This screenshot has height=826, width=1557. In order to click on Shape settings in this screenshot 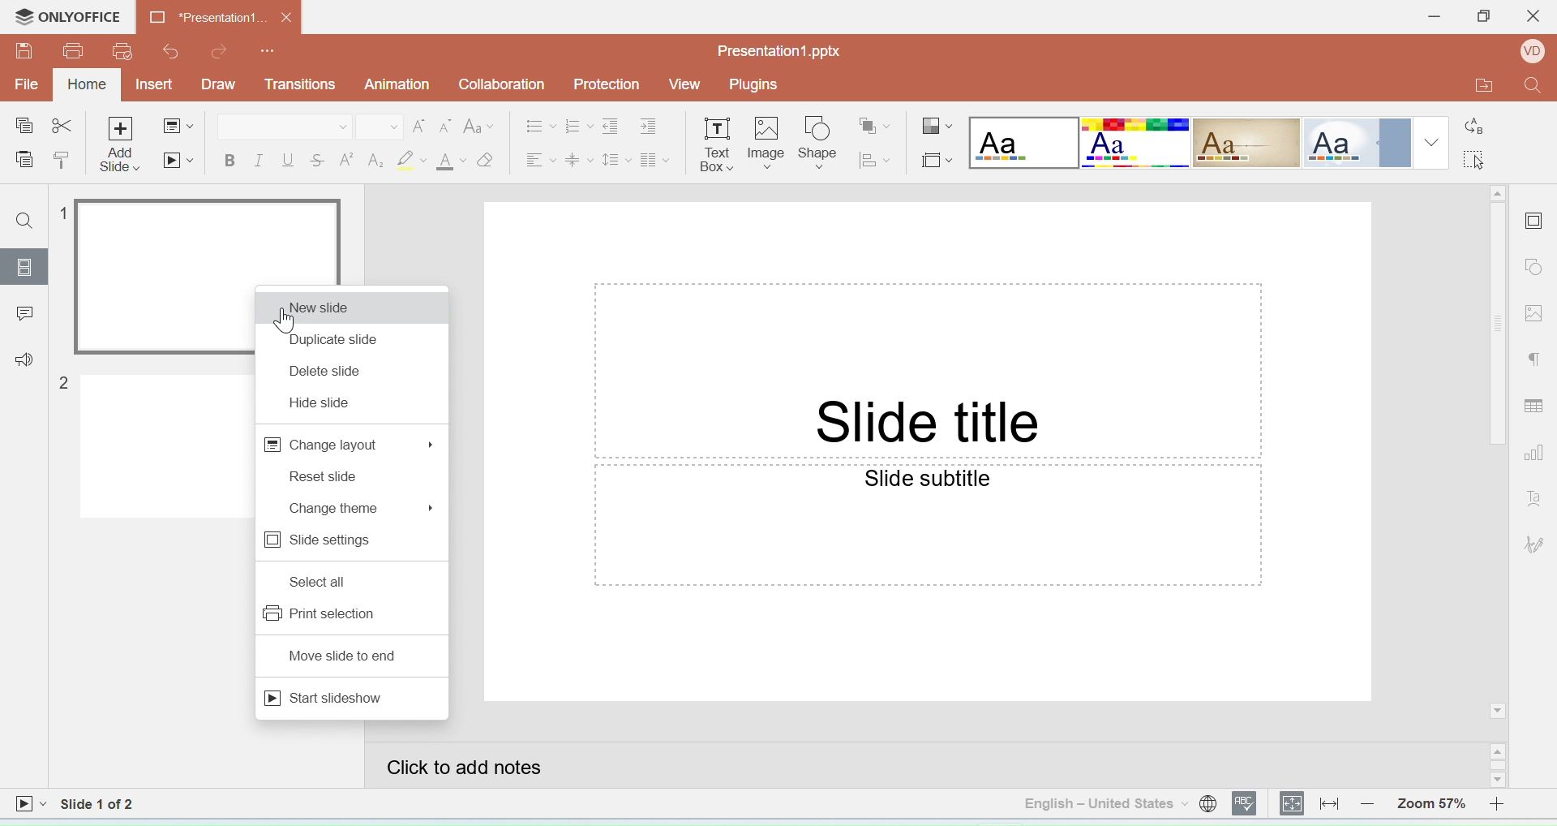, I will do `click(1538, 269)`.